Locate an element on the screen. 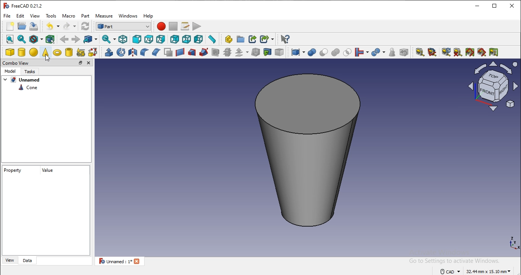 The image size is (521, 275).  is located at coordinates (297, 52).